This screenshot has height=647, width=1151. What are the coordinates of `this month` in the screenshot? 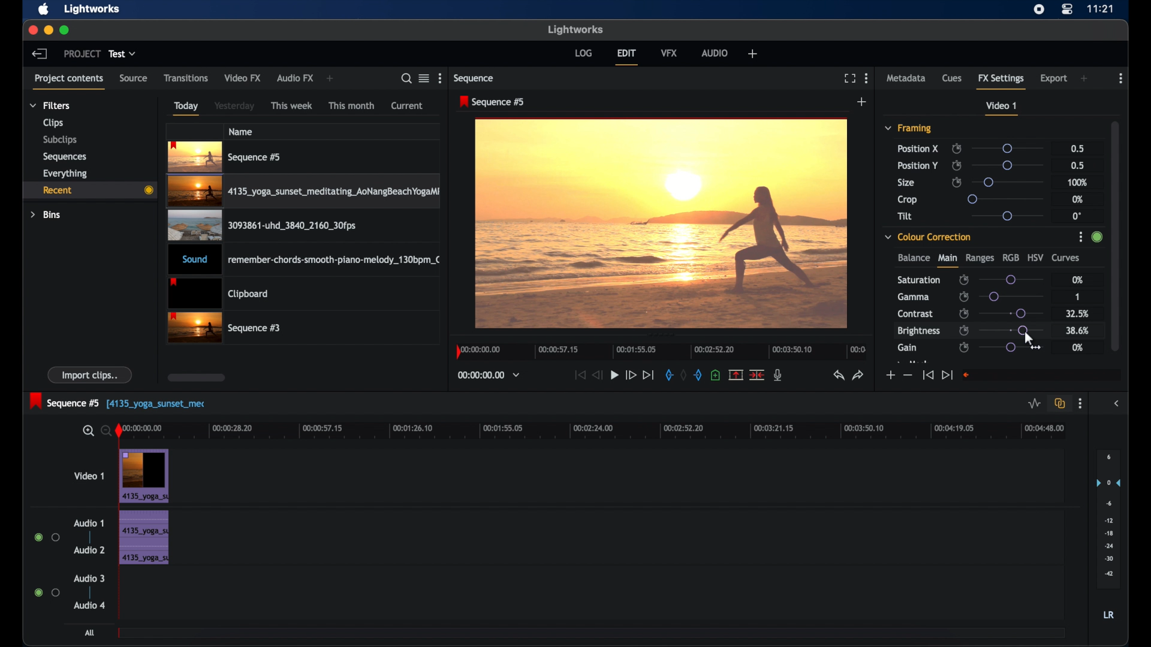 It's located at (351, 105).